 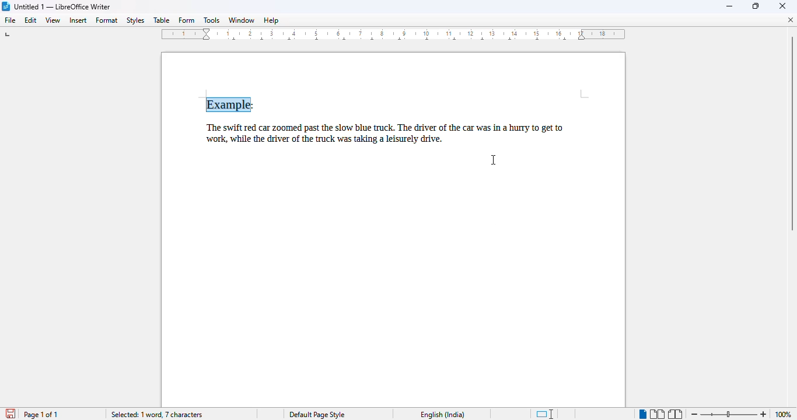 I want to click on Vertical scroll bar, so click(x=792, y=134).